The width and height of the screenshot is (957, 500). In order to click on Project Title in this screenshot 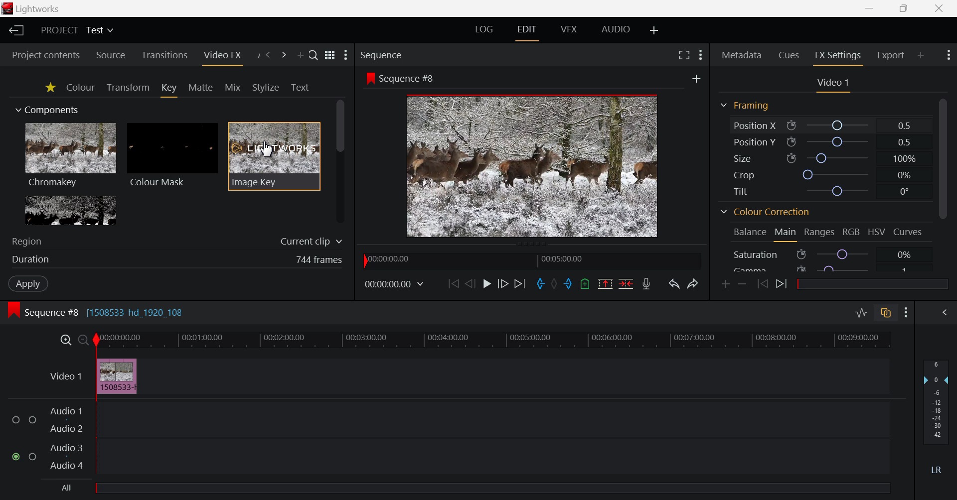, I will do `click(77, 30)`.